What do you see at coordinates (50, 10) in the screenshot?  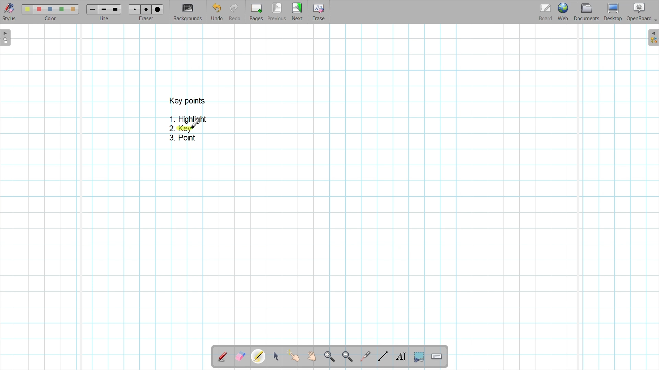 I see `color3` at bounding box center [50, 10].